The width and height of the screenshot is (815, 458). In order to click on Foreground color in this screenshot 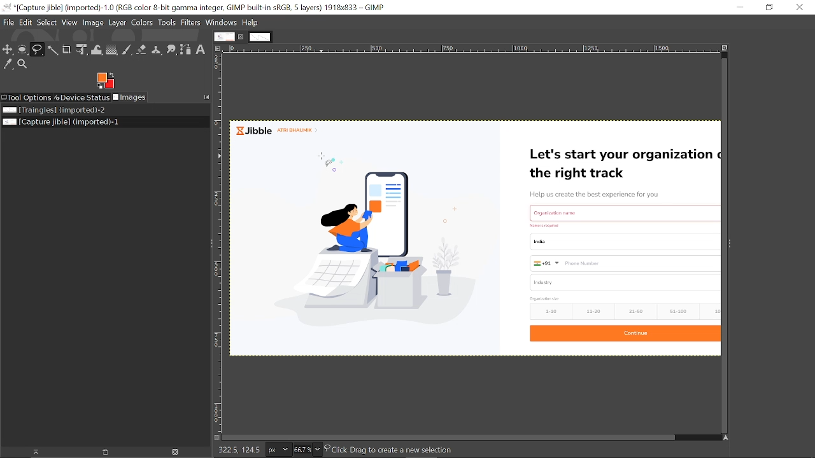, I will do `click(106, 81)`.